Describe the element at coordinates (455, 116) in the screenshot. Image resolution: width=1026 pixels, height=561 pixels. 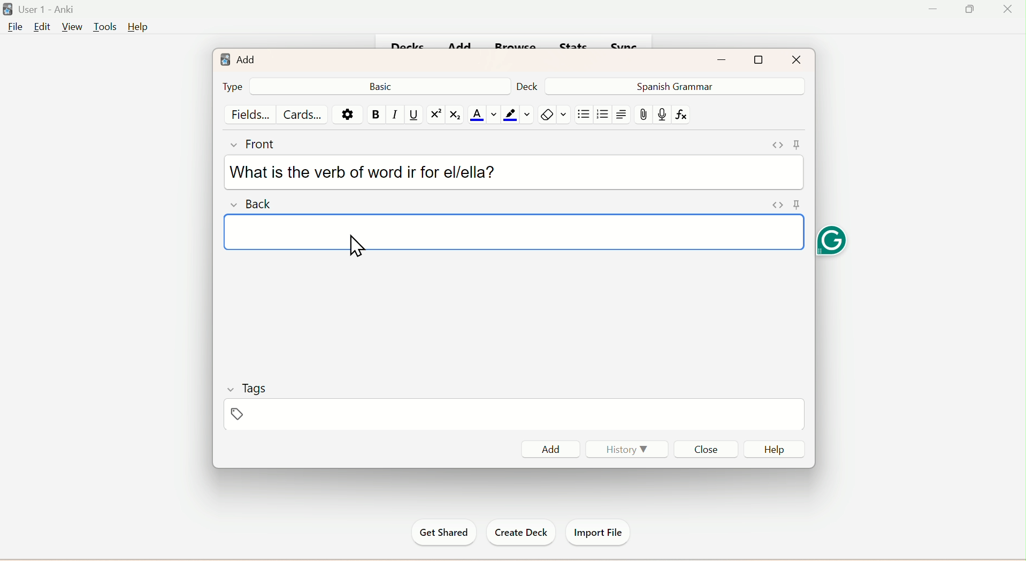
I see `Subscript` at that location.